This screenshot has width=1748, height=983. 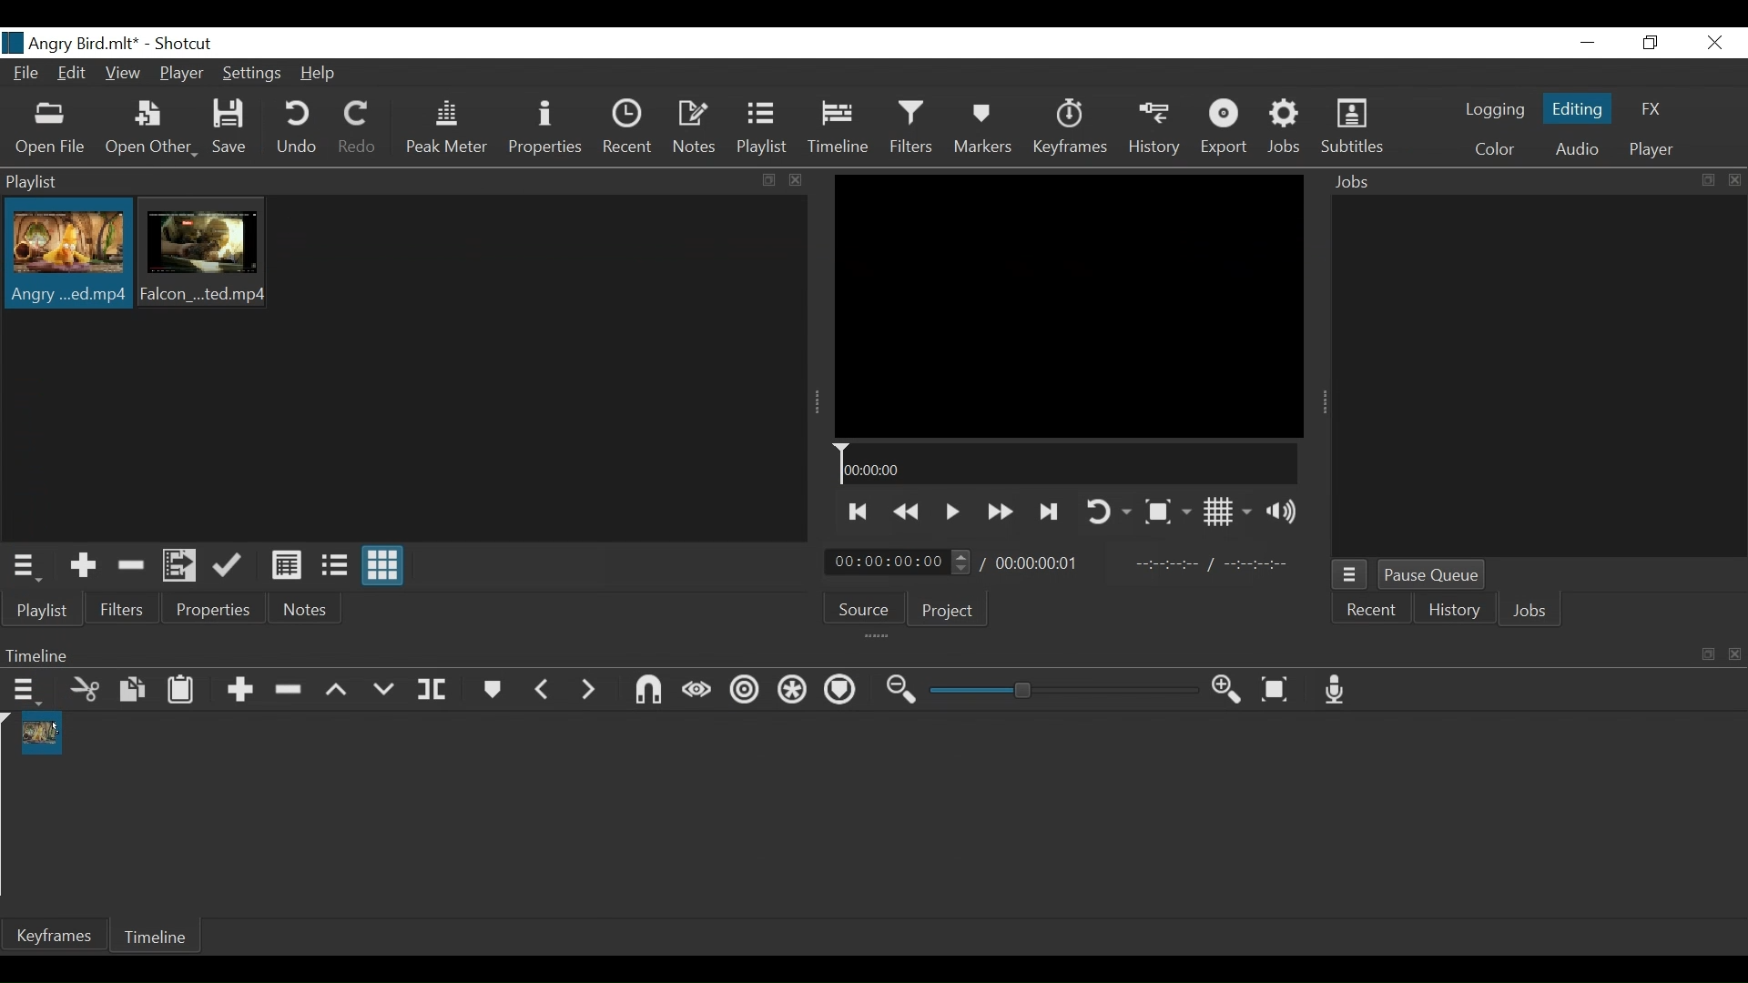 I want to click on Filters, so click(x=915, y=129).